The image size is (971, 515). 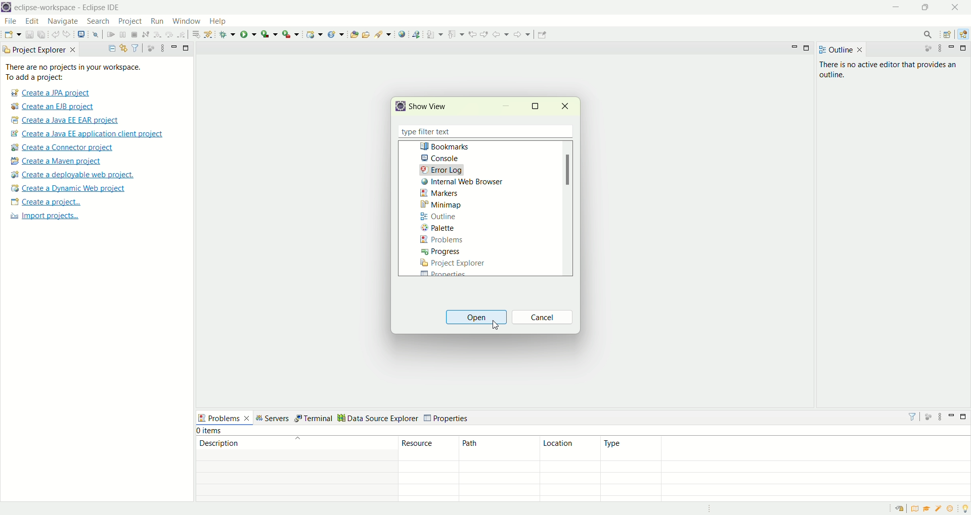 What do you see at coordinates (477, 317) in the screenshot?
I see `open` at bounding box center [477, 317].